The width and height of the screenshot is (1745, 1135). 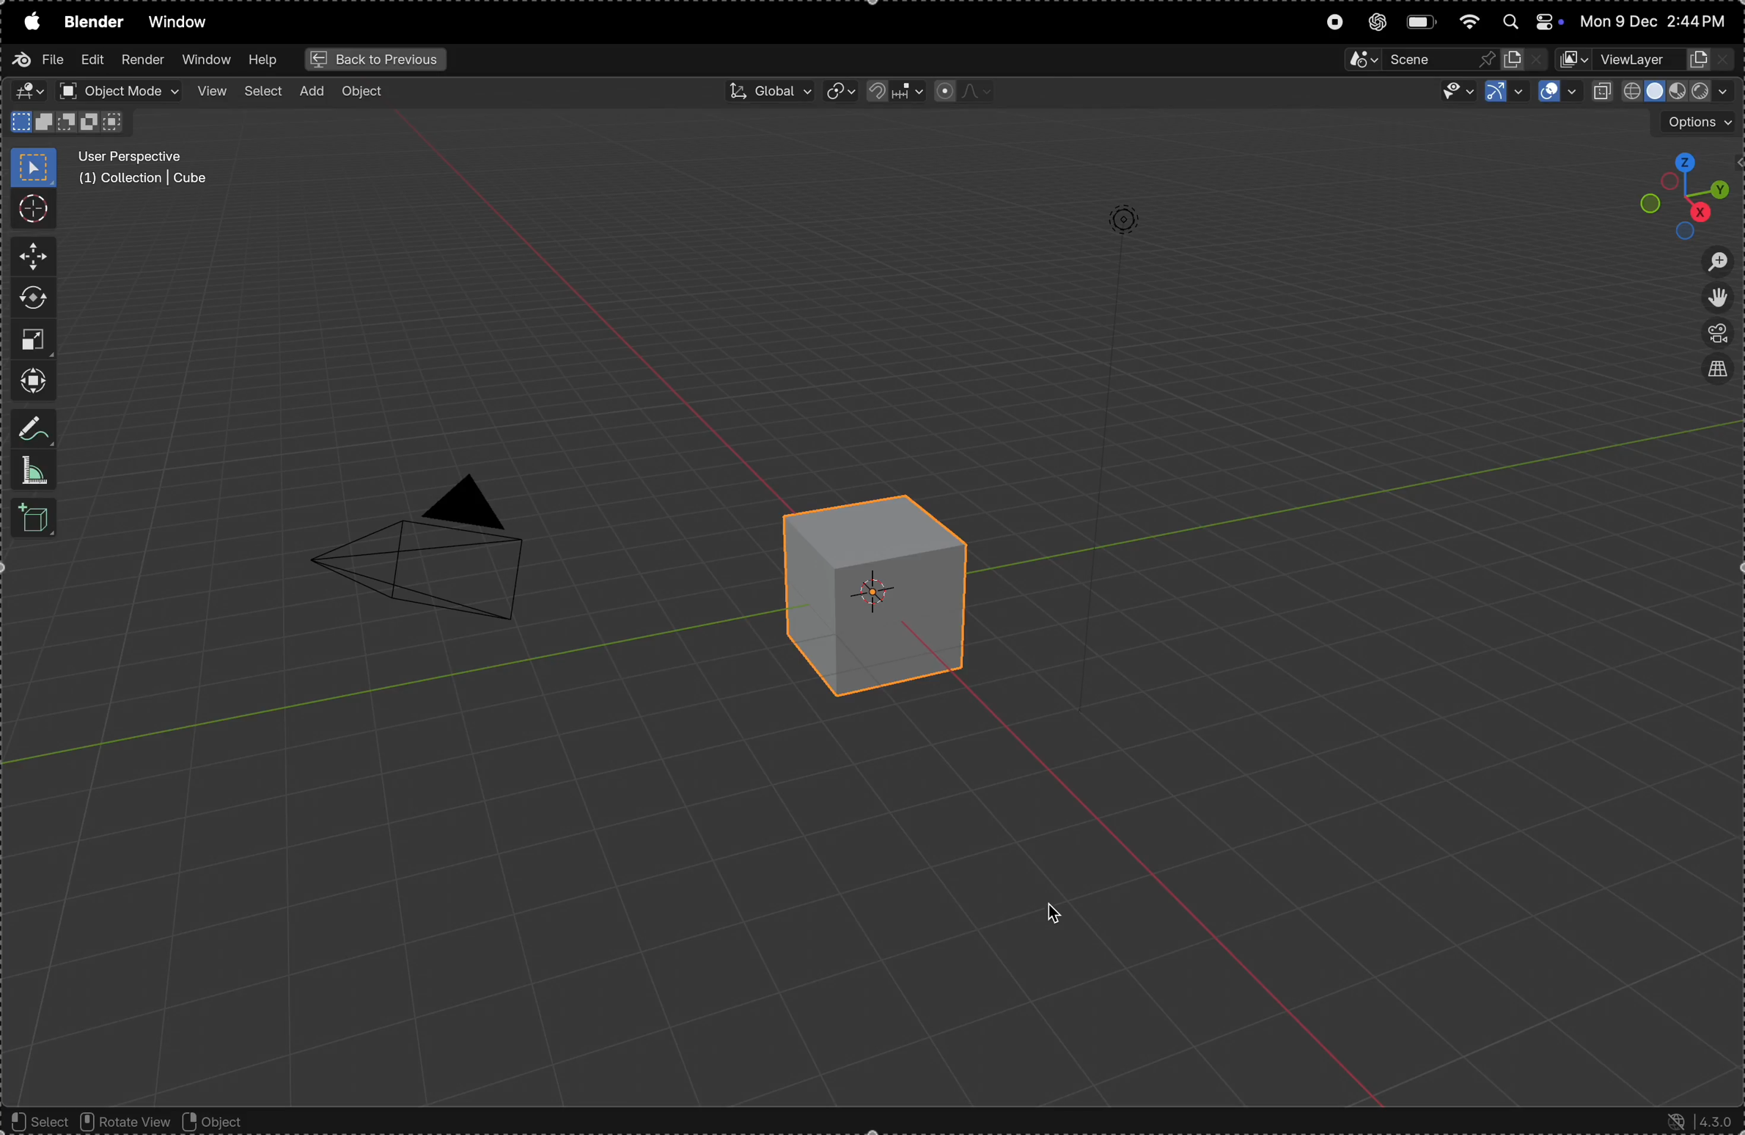 I want to click on rotate view, so click(x=122, y=1120).